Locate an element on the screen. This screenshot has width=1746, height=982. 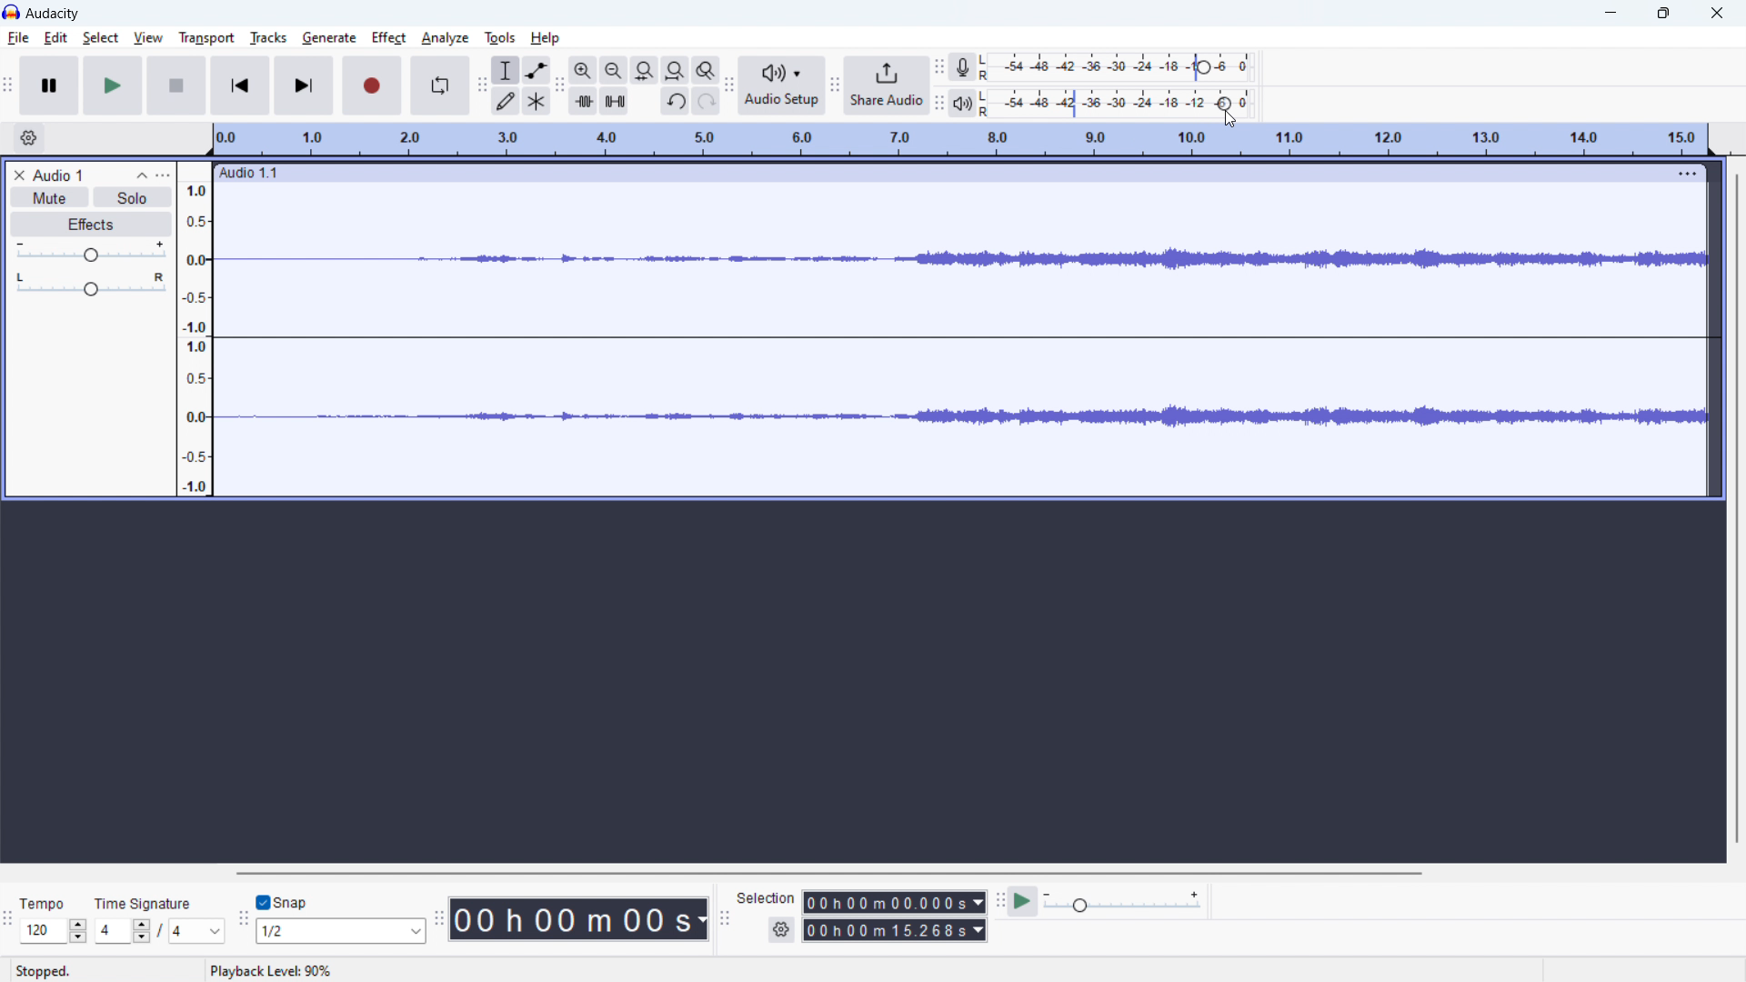
draw tool is located at coordinates (505, 100).